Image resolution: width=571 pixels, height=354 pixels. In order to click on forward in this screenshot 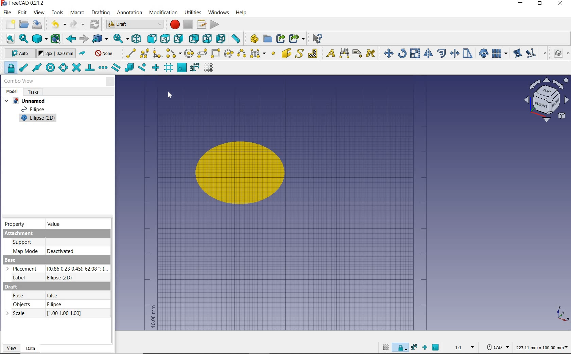, I will do `click(84, 38)`.